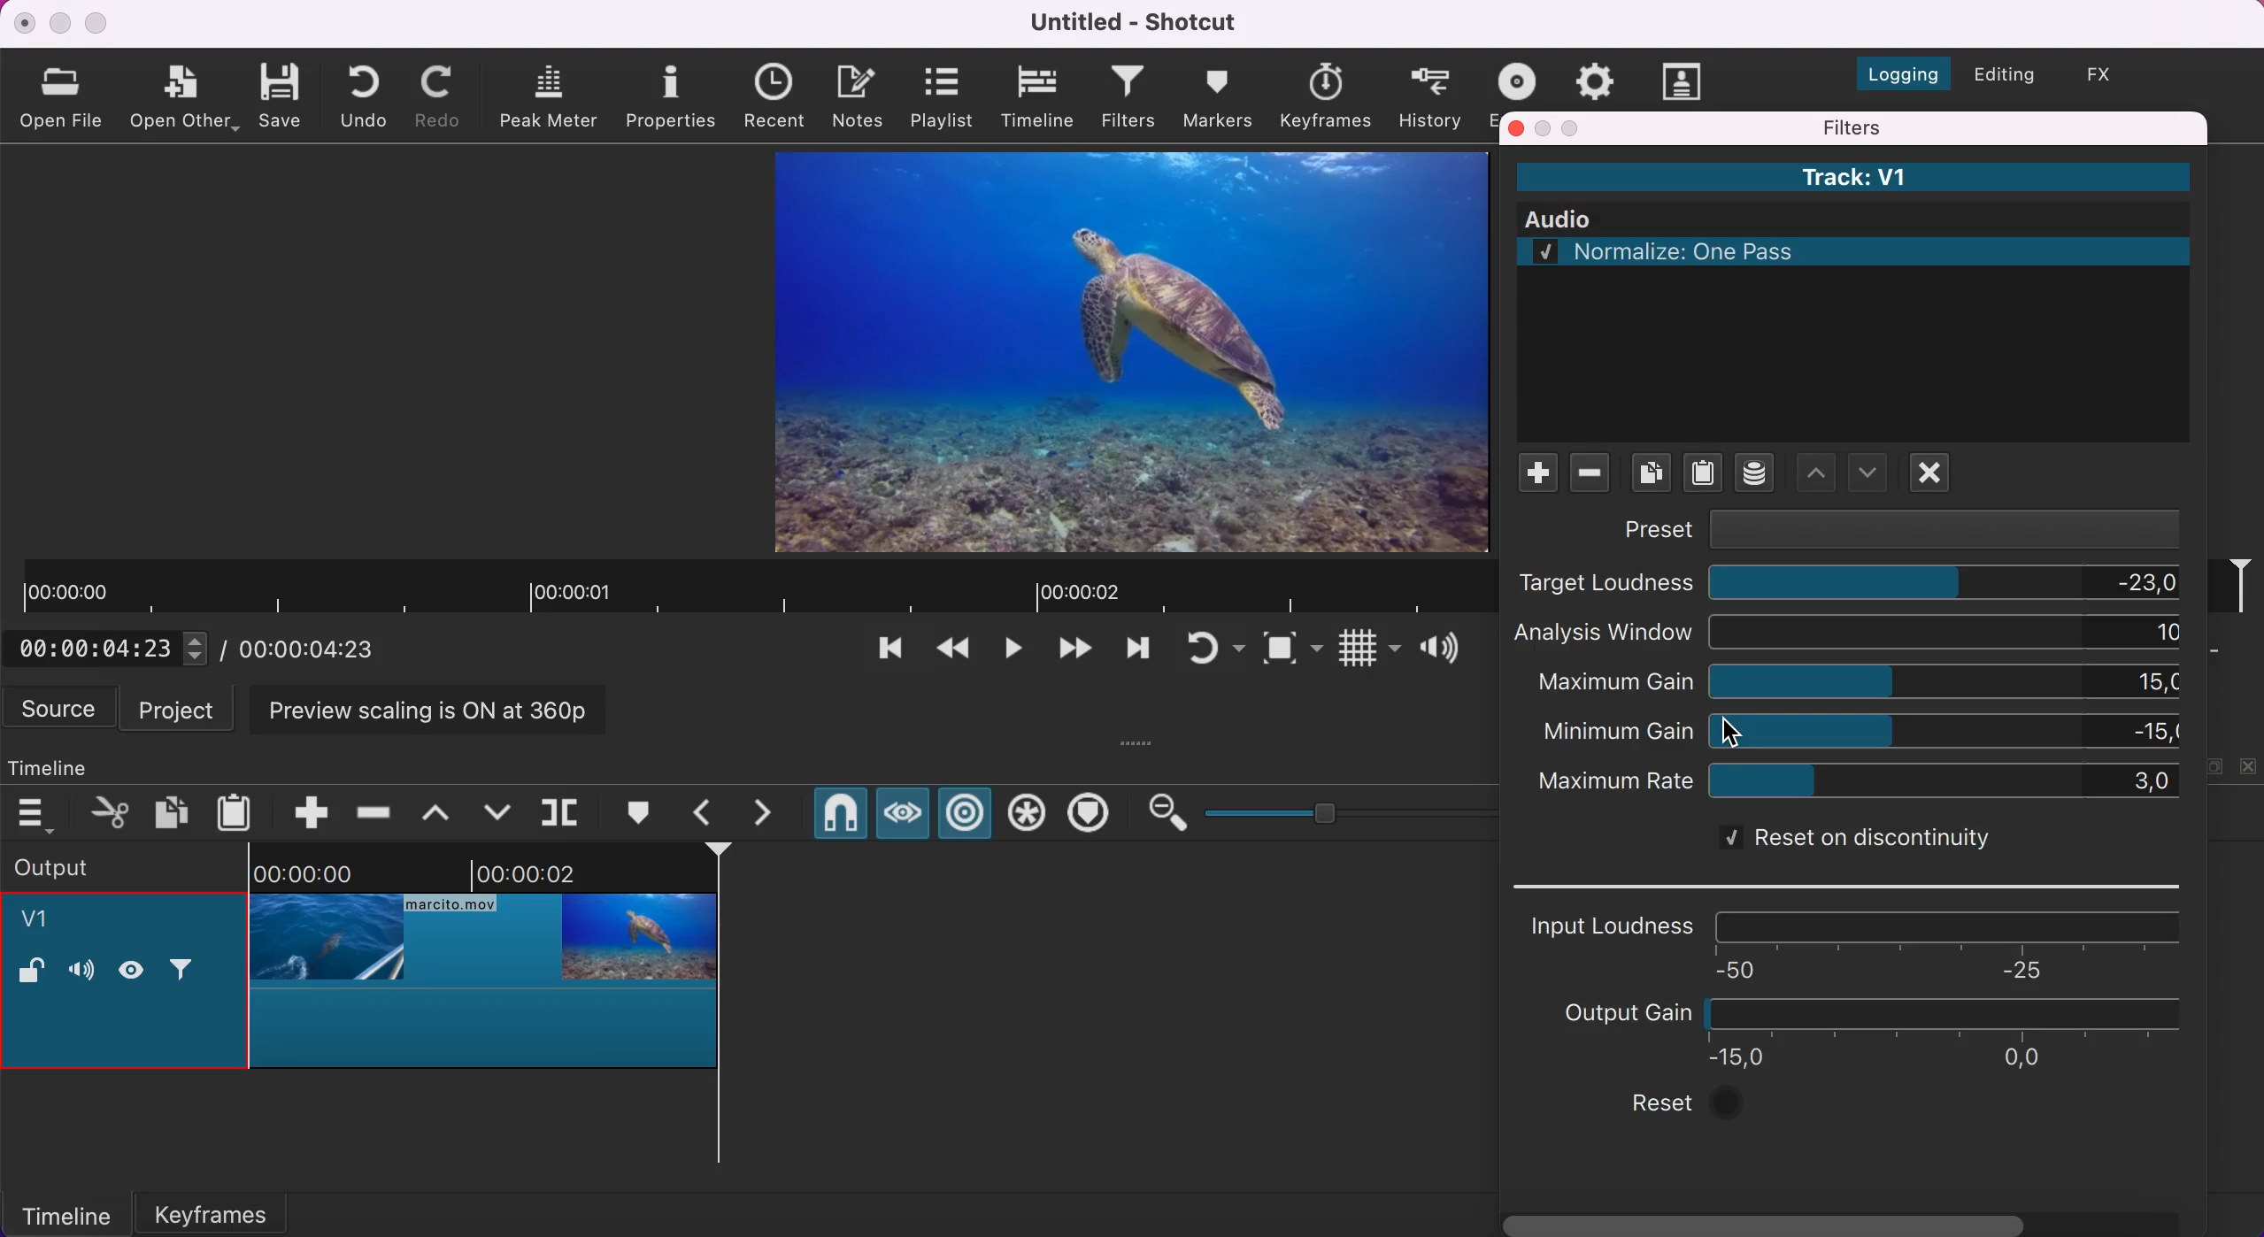  I want to click on lift, so click(443, 811).